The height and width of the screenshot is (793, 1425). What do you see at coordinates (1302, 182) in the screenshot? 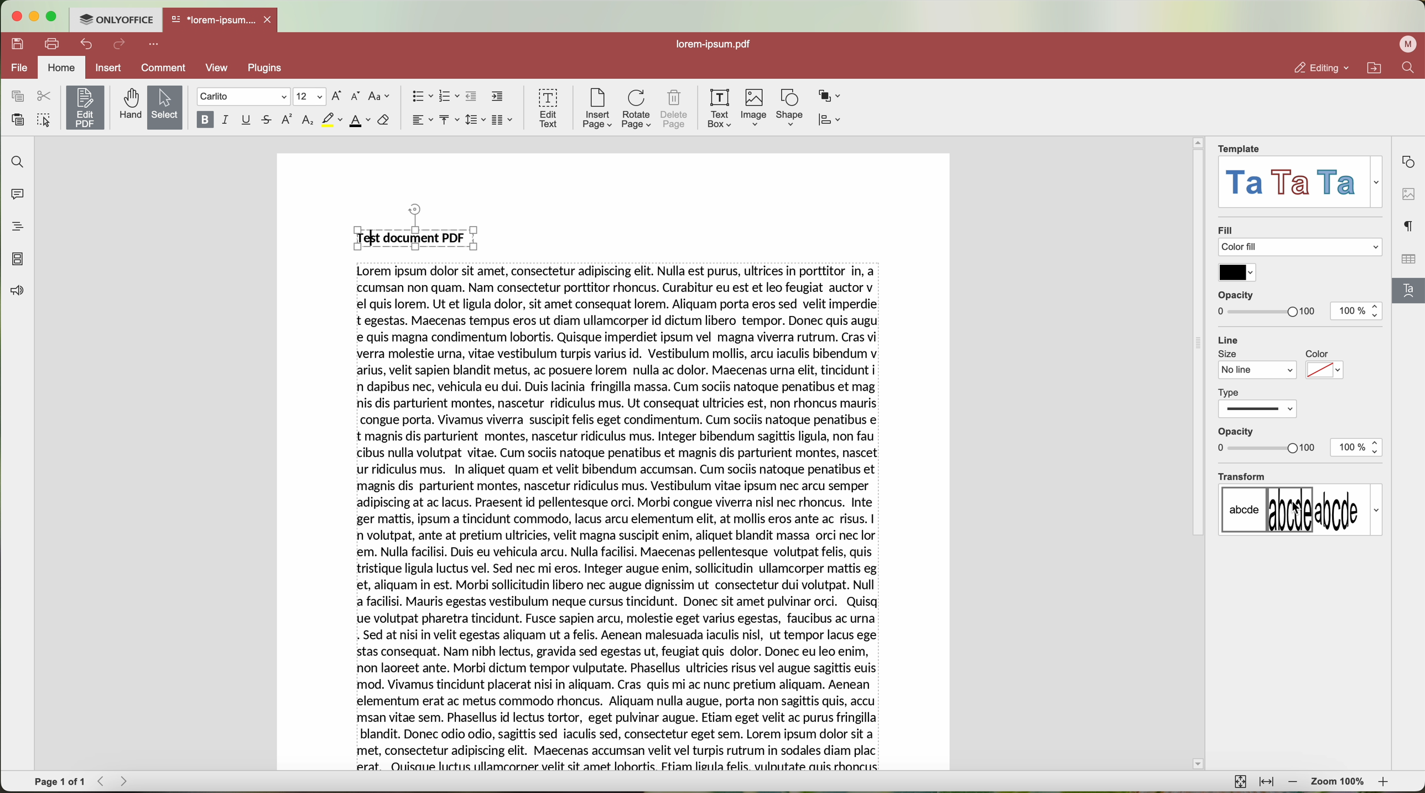
I see `letters` at bounding box center [1302, 182].